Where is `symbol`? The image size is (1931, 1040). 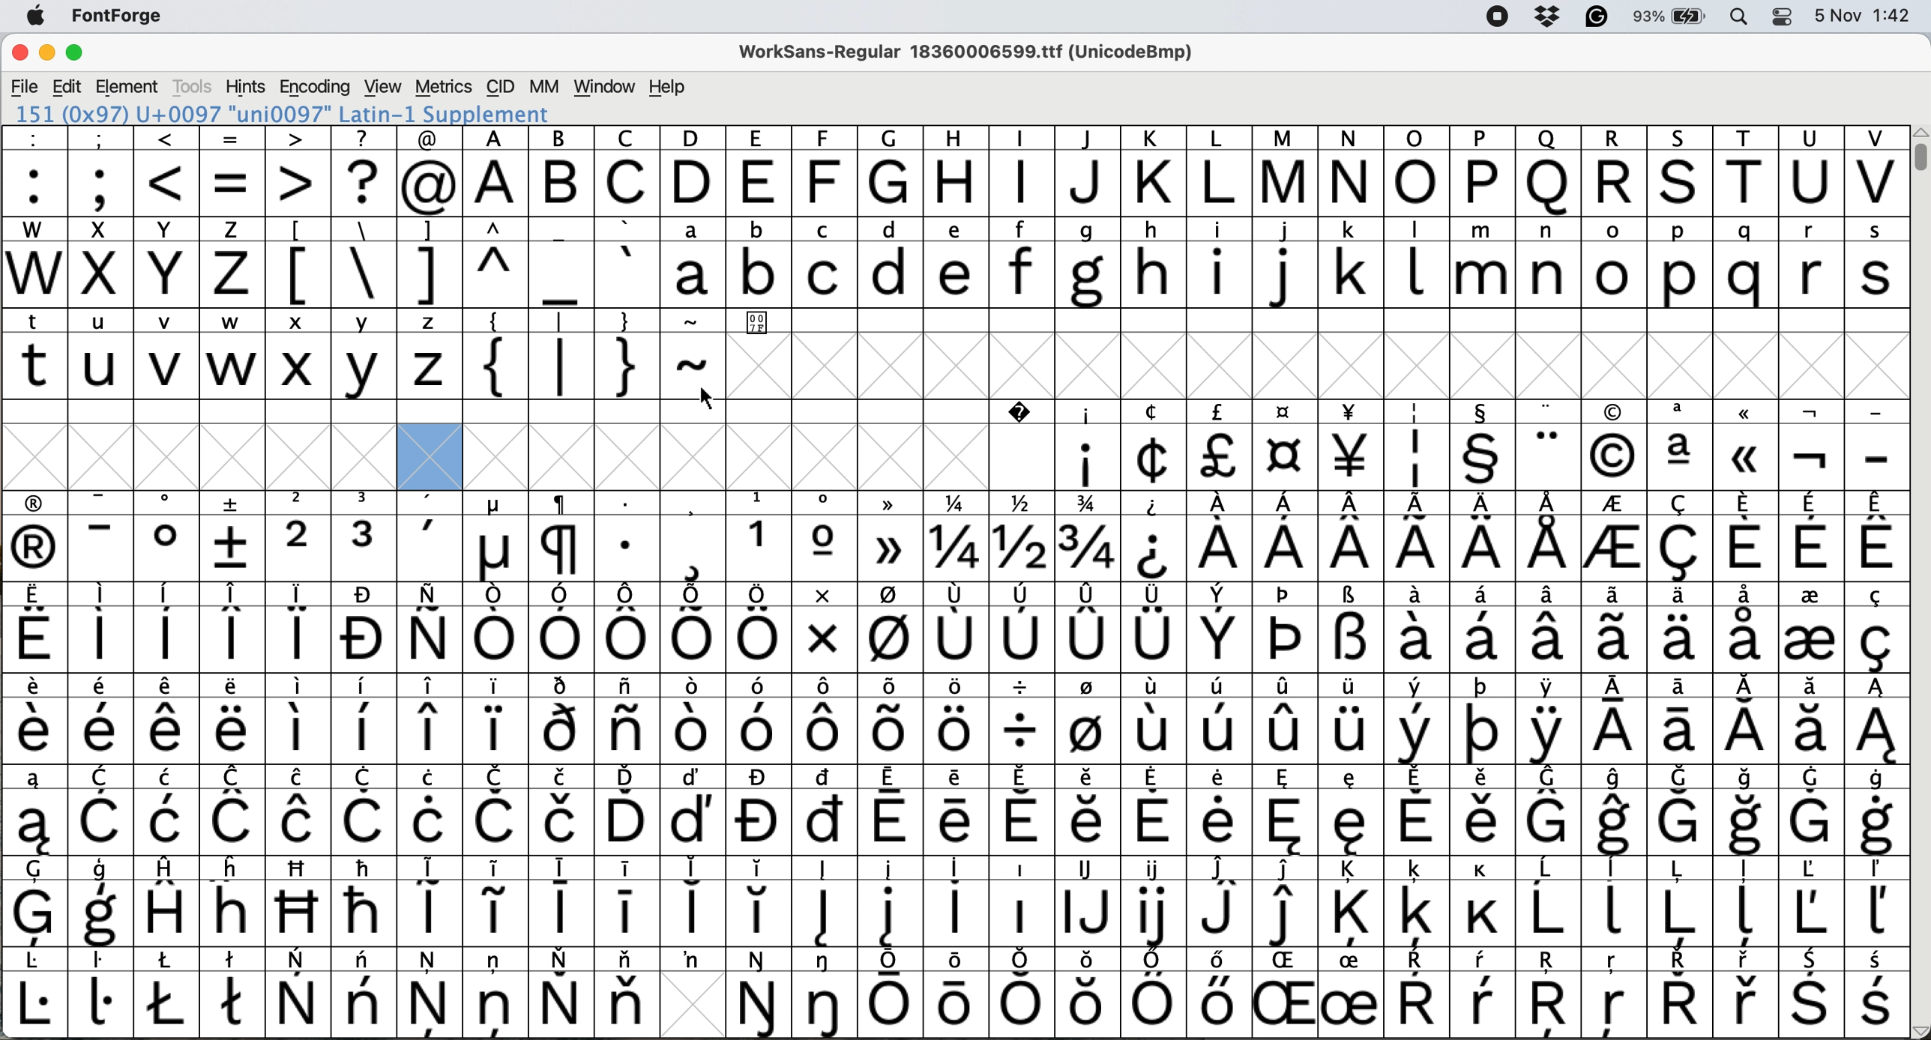
symbol is located at coordinates (759, 901).